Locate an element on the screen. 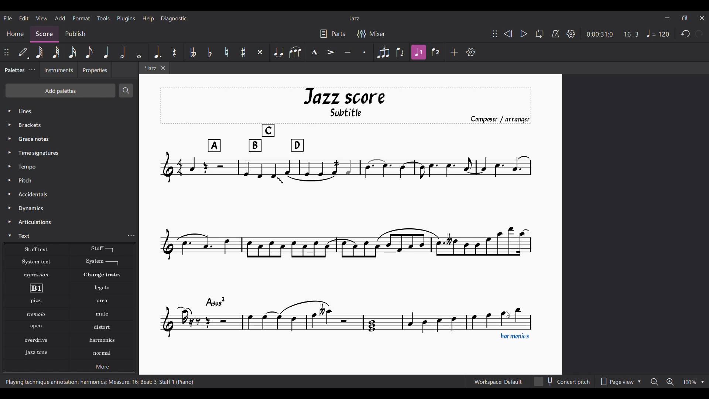  Pitch is located at coordinates (27, 180).